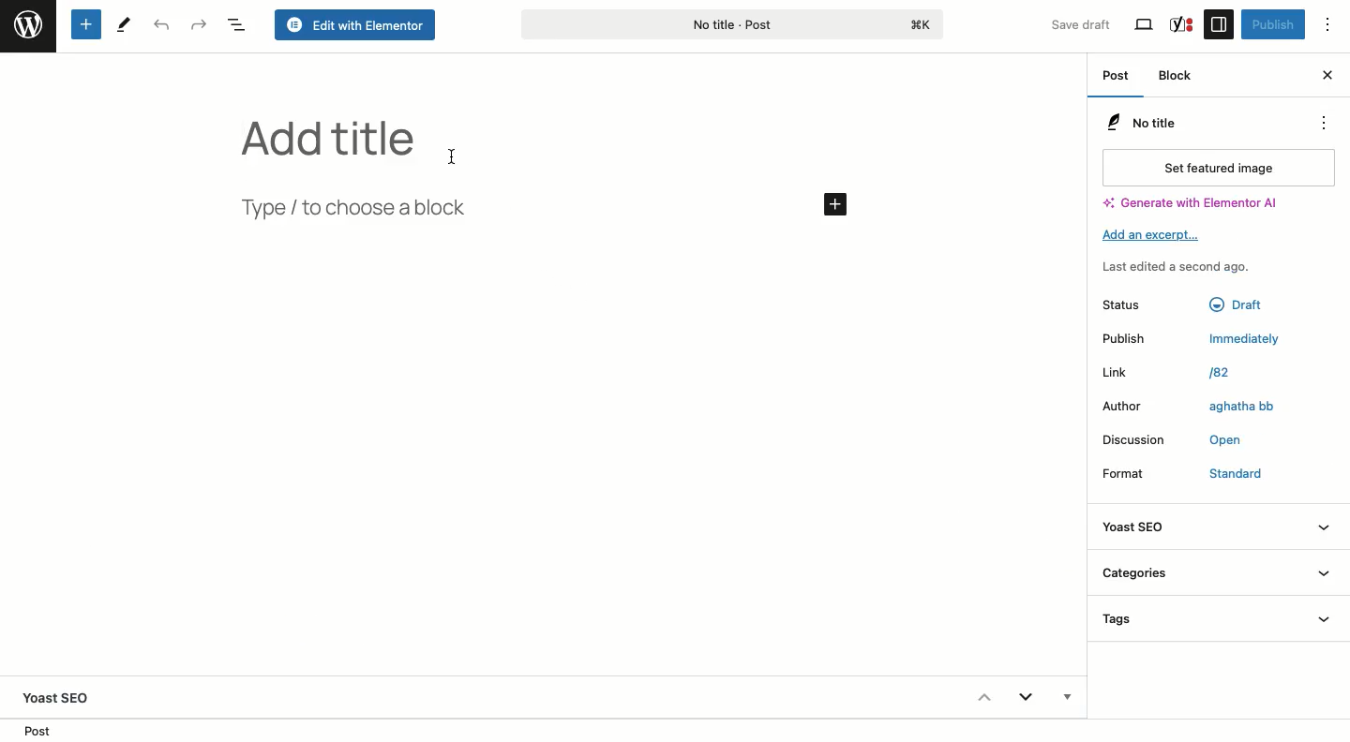  I want to click on Standard, so click(1228, 473).